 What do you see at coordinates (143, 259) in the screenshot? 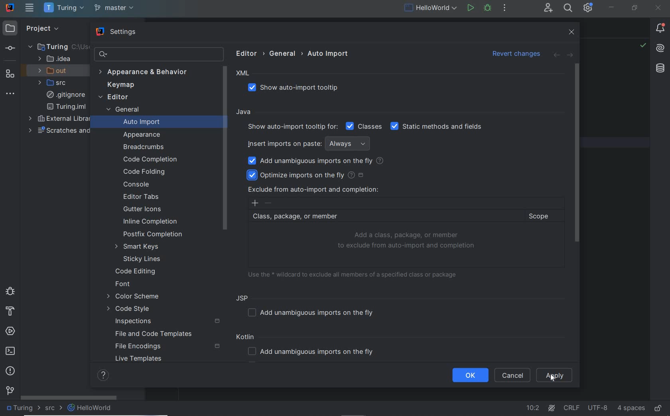
I see `STICKY LINES` at bounding box center [143, 259].